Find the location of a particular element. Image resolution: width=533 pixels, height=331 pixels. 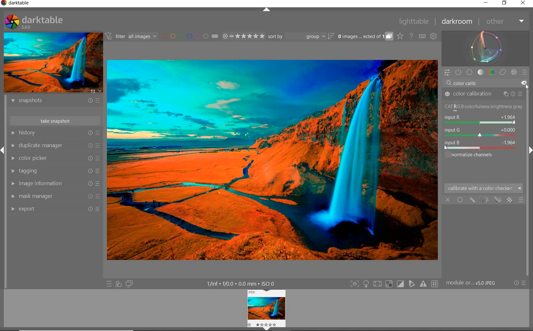

export is located at coordinates (56, 210).